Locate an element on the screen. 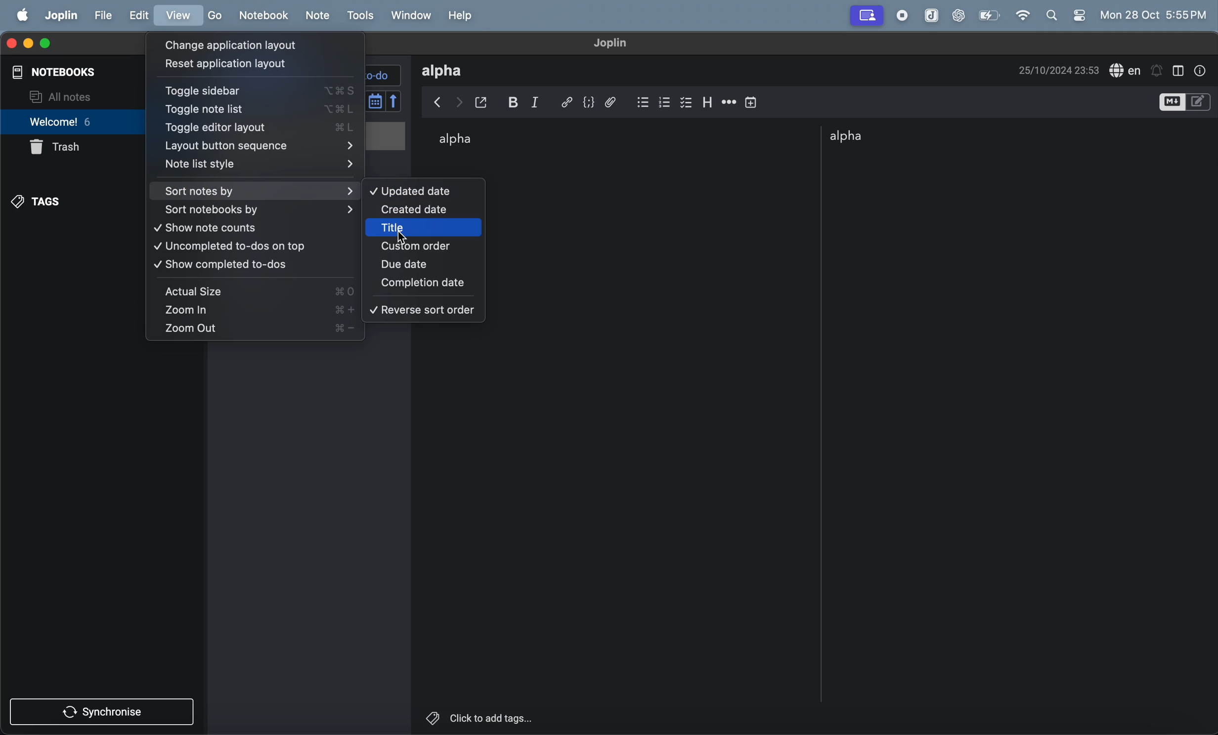 This screenshot has height=735, width=1218. custom rider is located at coordinates (424, 246).